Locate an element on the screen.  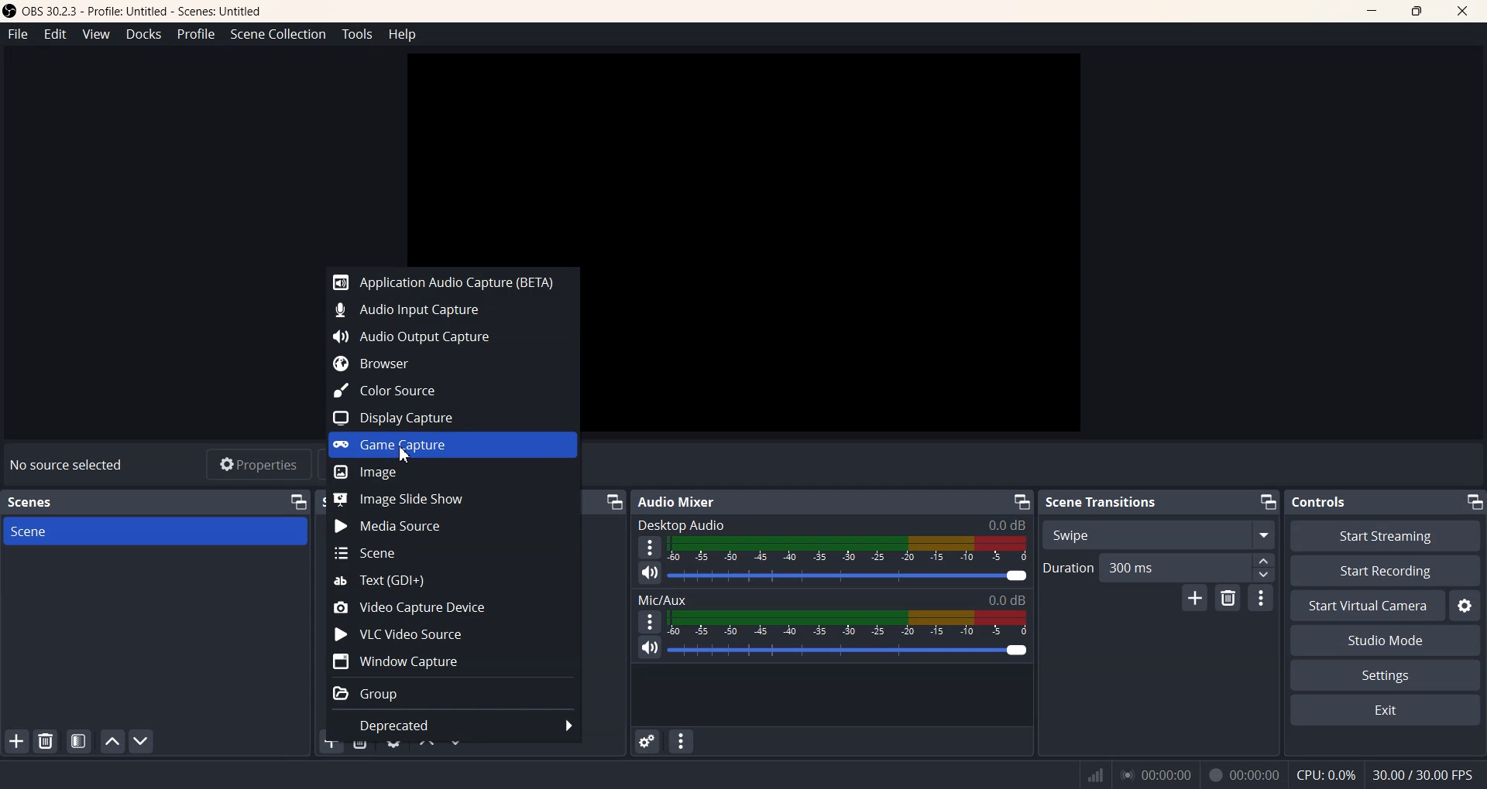
Scene is located at coordinates (155, 532).